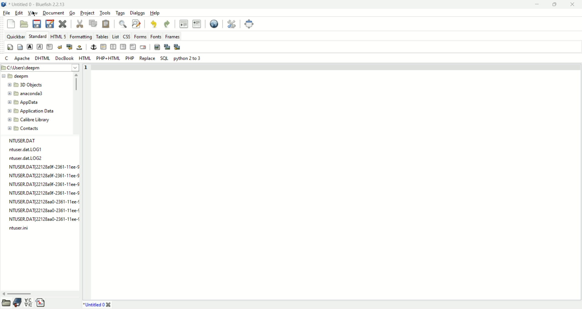 Image resolution: width=582 pixels, height=309 pixels. What do you see at coordinates (88, 13) in the screenshot?
I see `project` at bounding box center [88, 13].